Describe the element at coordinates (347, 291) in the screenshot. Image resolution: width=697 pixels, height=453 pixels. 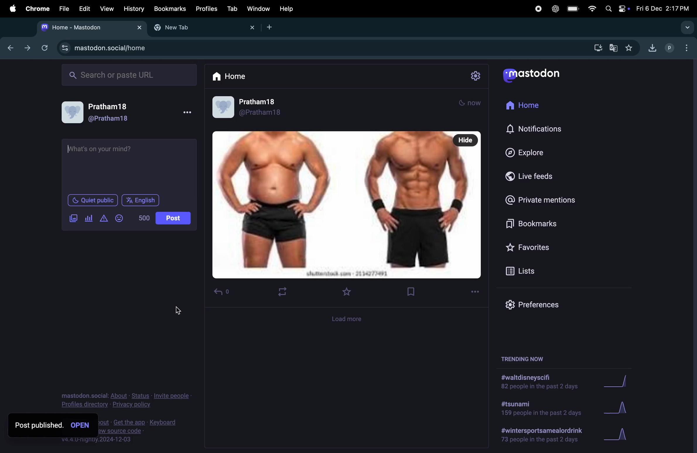
I see `favourites` at that location.